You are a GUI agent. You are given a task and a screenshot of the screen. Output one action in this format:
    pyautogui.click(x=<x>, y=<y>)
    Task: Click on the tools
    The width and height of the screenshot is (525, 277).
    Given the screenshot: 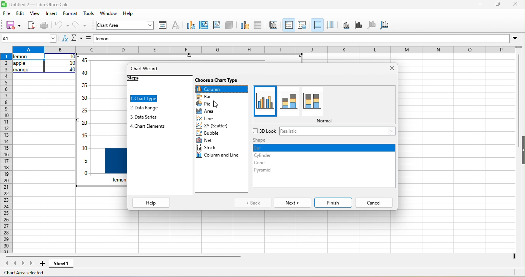 What is the action you would take?
    pyautogui.click(x=89, y=14)
    